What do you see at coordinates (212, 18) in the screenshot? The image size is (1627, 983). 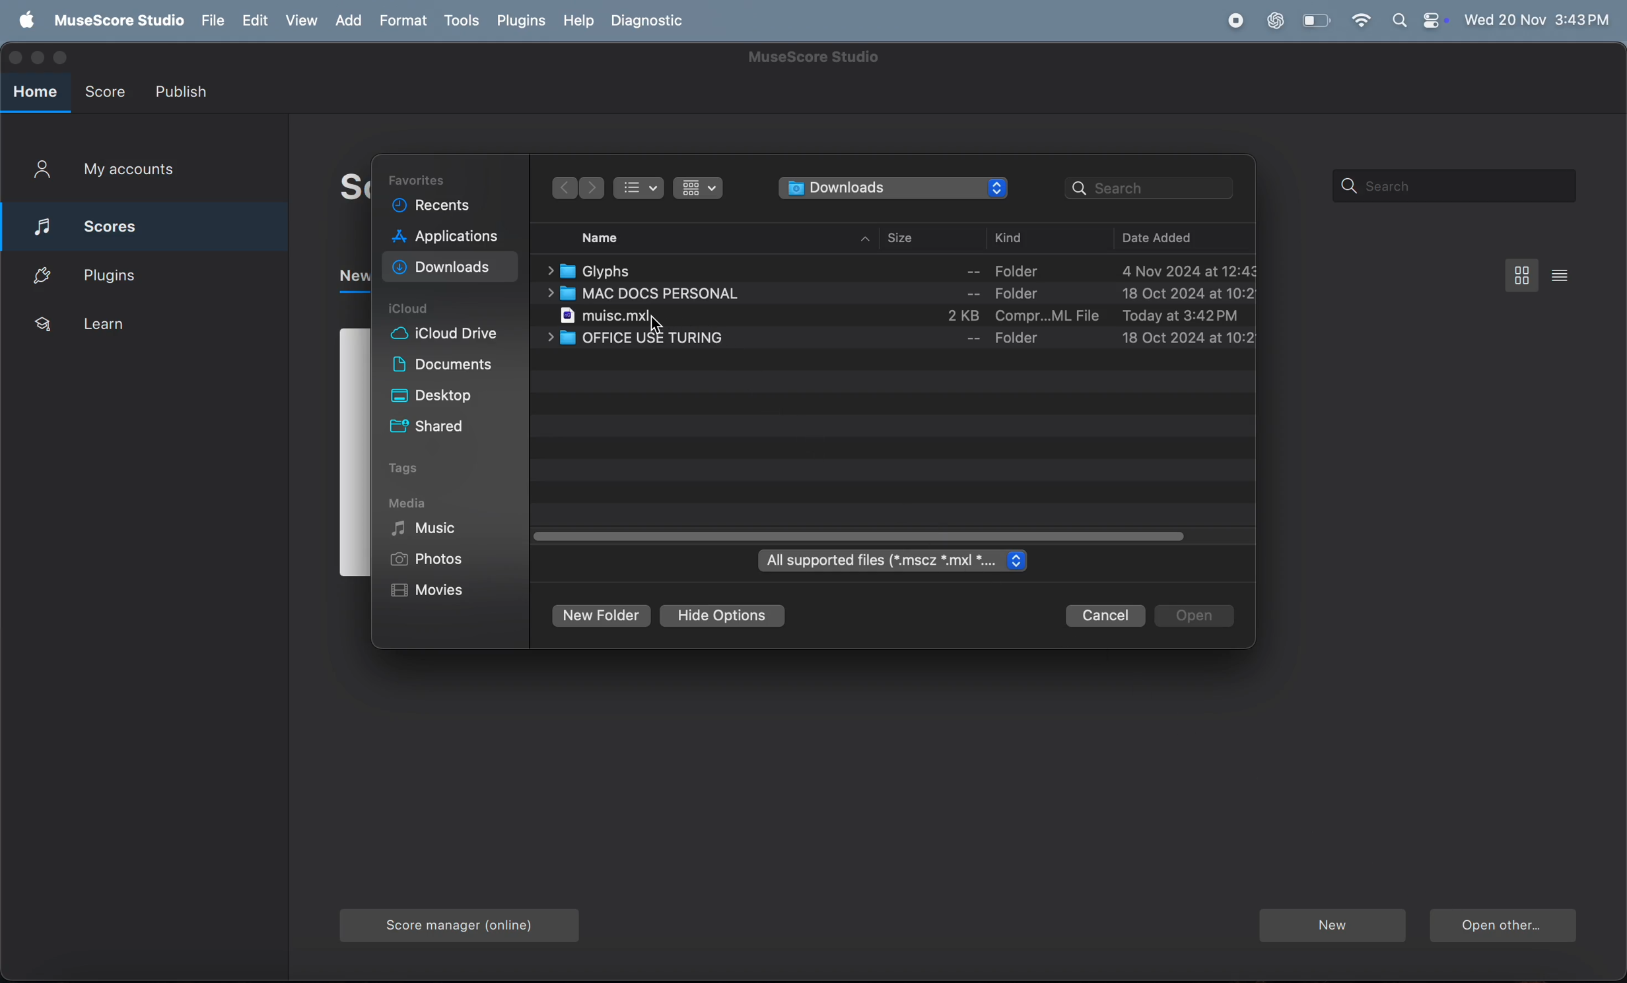 I see `file` at bounding box center [212, 18].